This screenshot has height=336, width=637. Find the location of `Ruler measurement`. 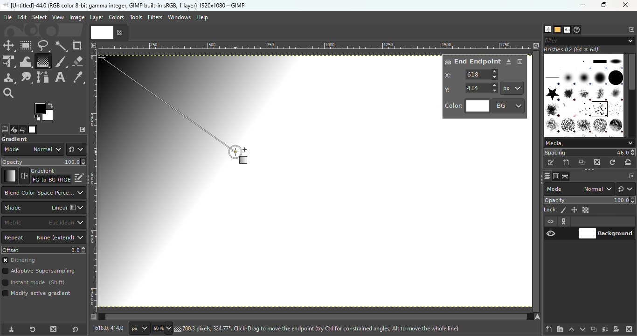

Ruler measurement is located at coordinates (138, 329).